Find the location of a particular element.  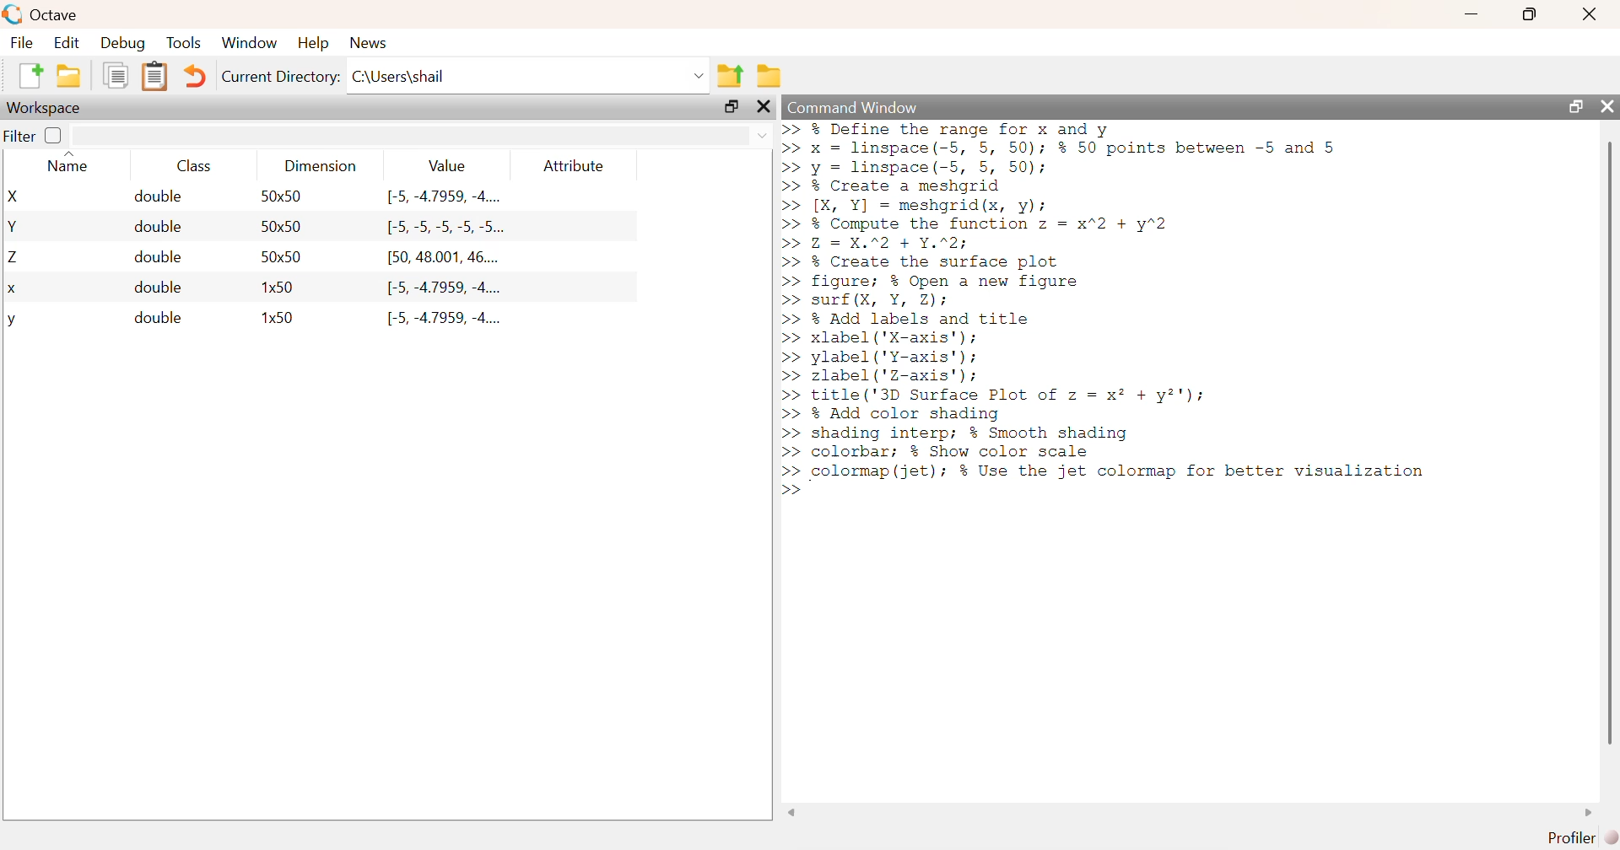

Dimension is located at coordinates (322, 166).